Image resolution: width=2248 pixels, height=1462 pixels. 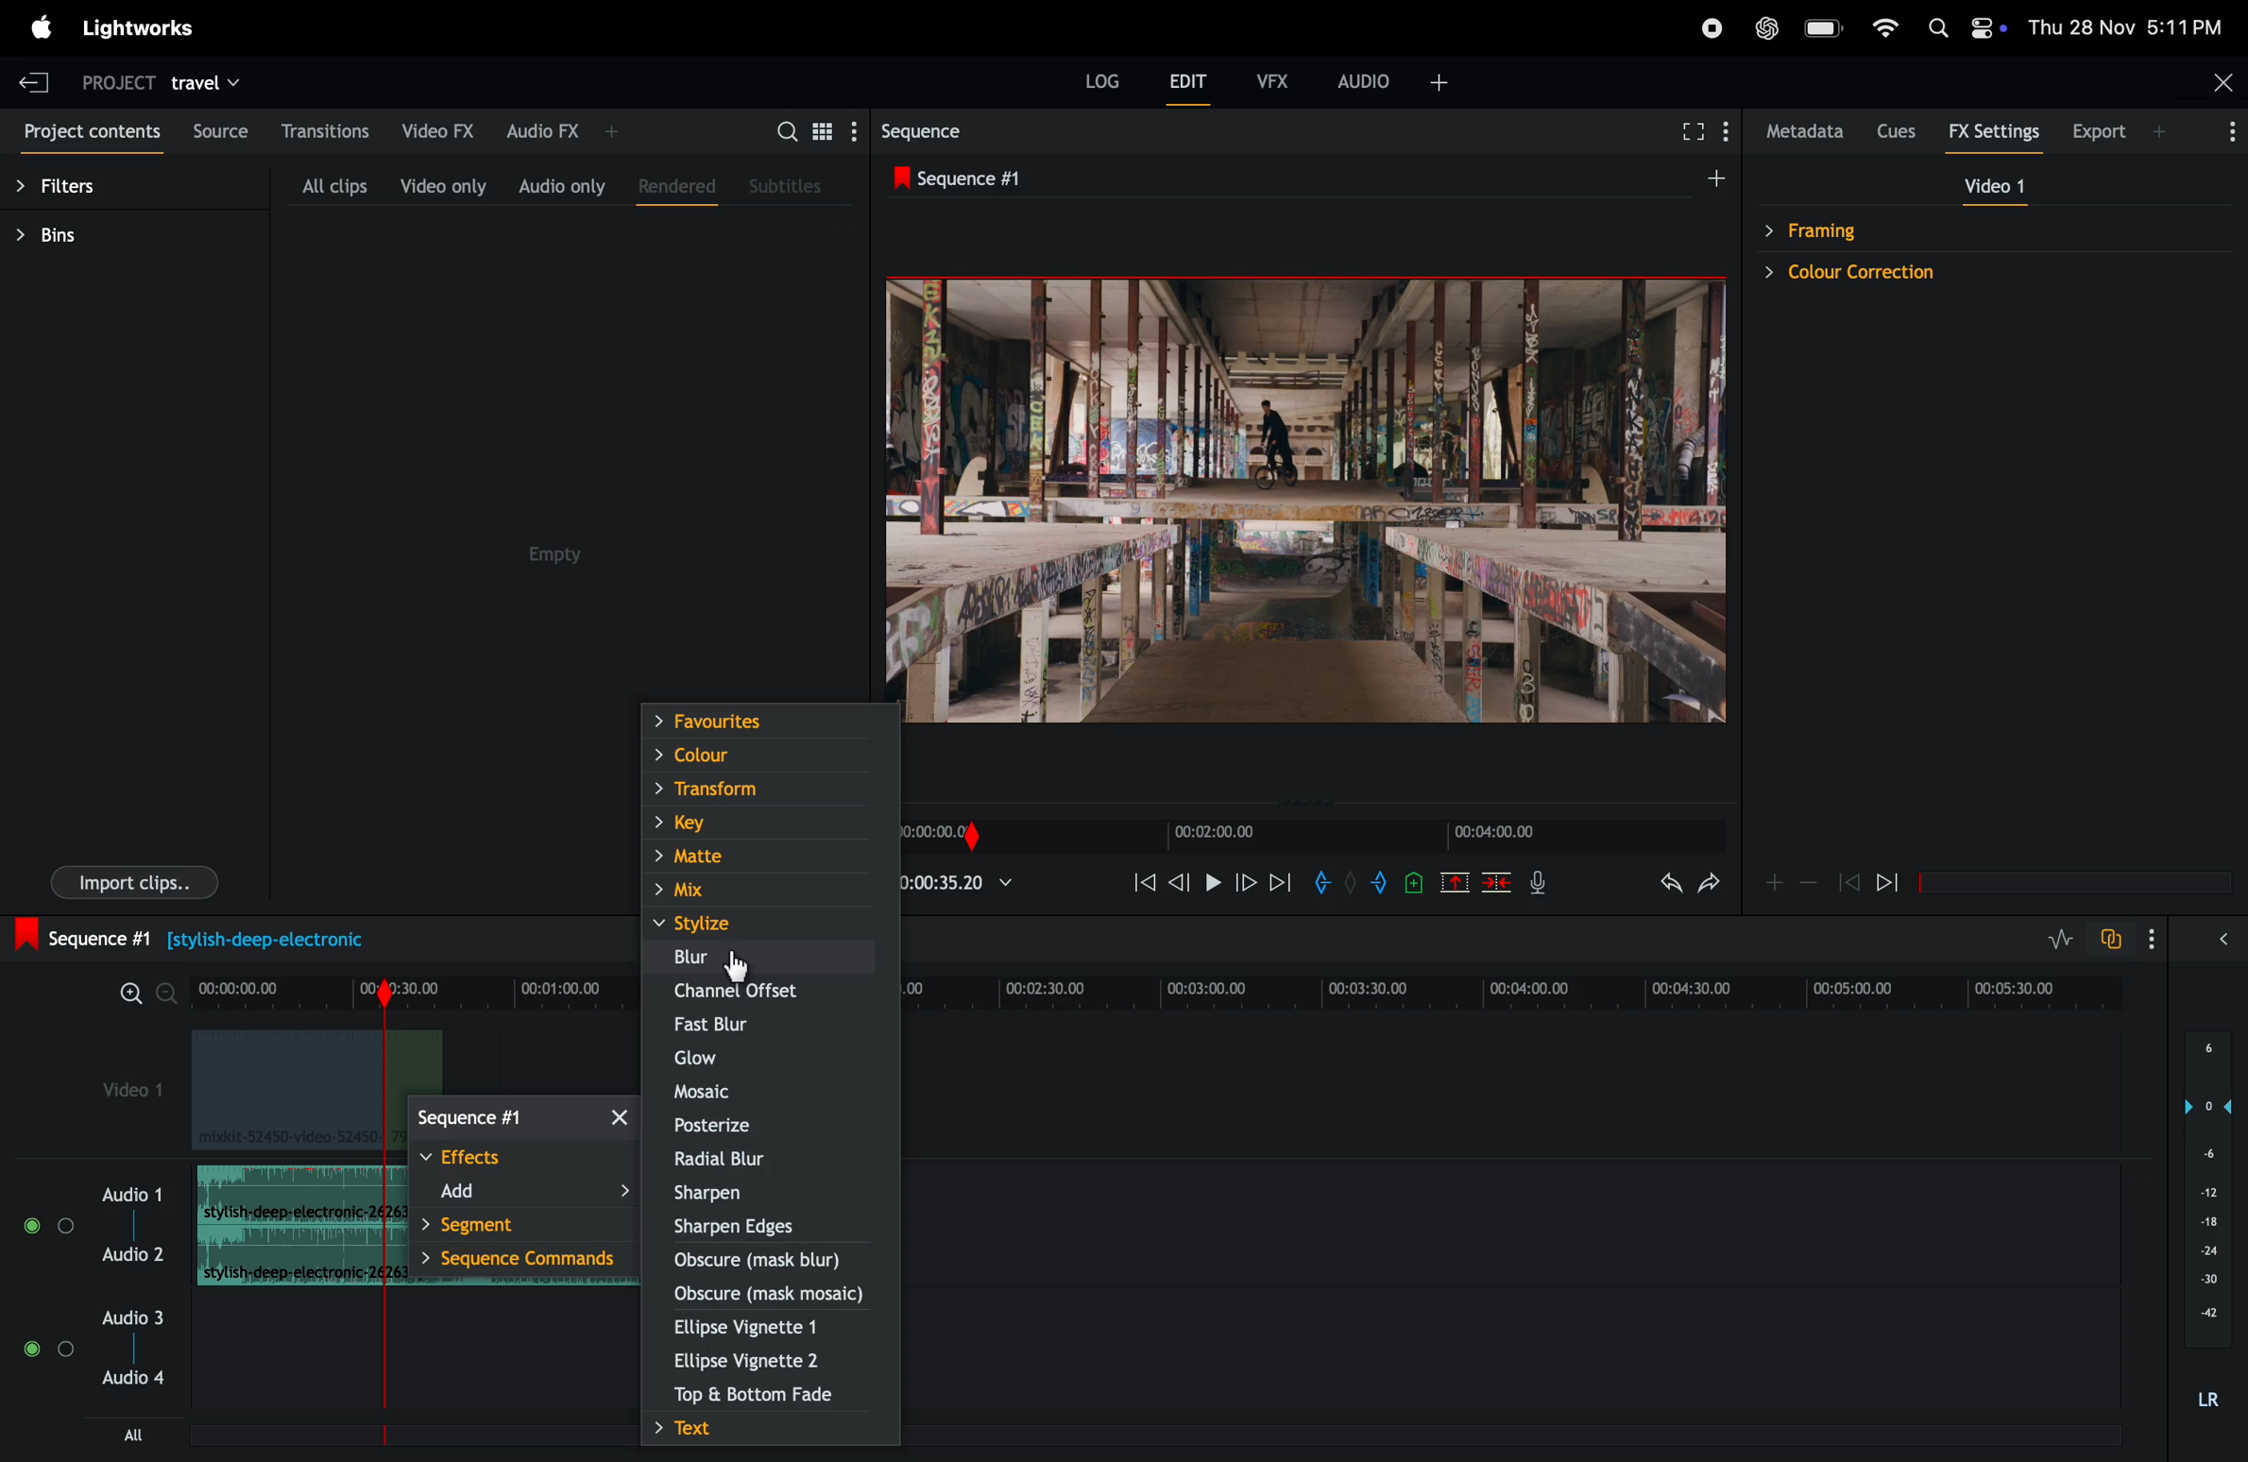 What do you see at coordinates (2112, 940) in the screenshot?
I see `toggle auto sync` at bounding box center [2112, 940].